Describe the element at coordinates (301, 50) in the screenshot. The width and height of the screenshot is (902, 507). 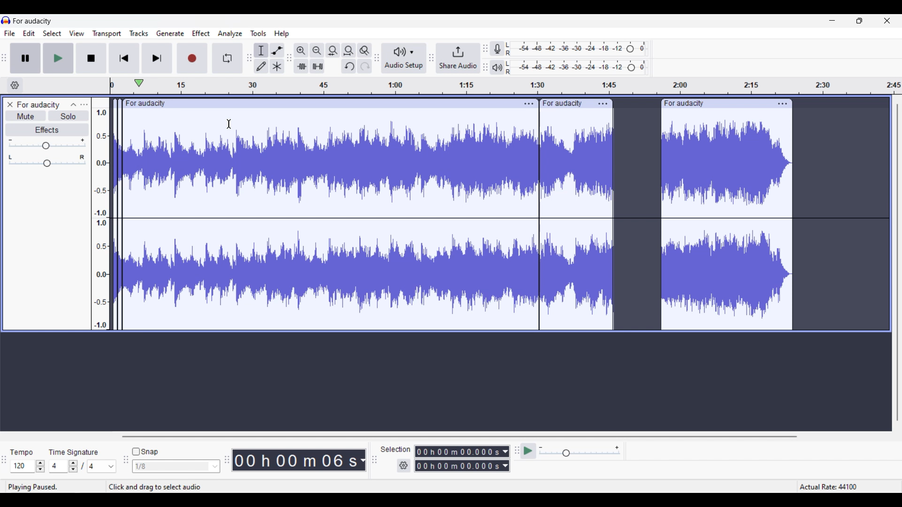
I see `zoom in` at that location.